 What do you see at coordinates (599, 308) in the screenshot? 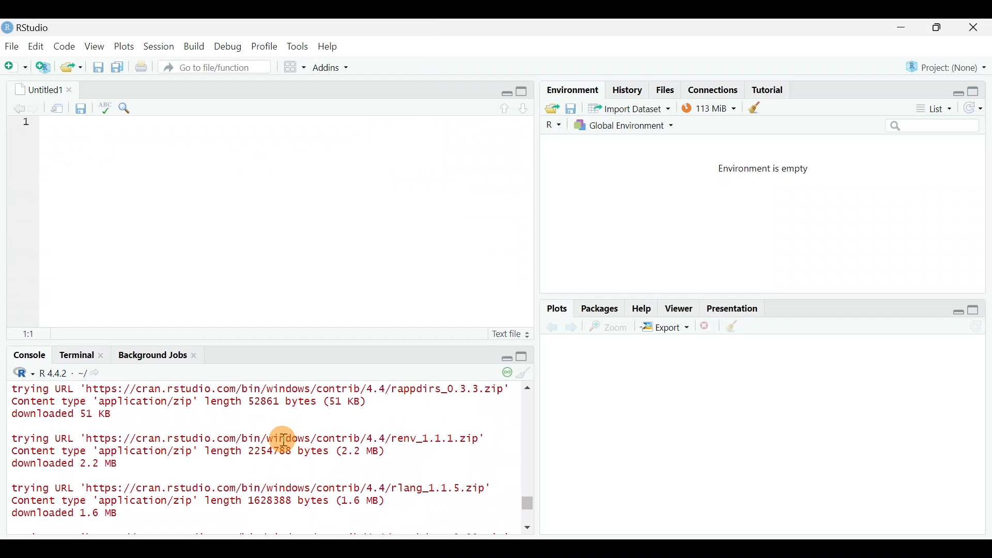
I see `Packages` at bounding box center [599, 308].